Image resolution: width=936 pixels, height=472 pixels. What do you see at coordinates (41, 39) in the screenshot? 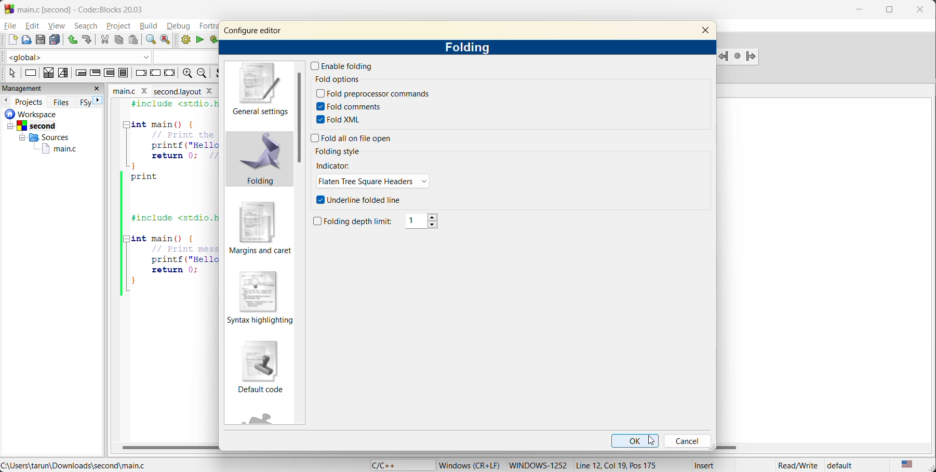
I see `save` at bounding box center [41, 39].